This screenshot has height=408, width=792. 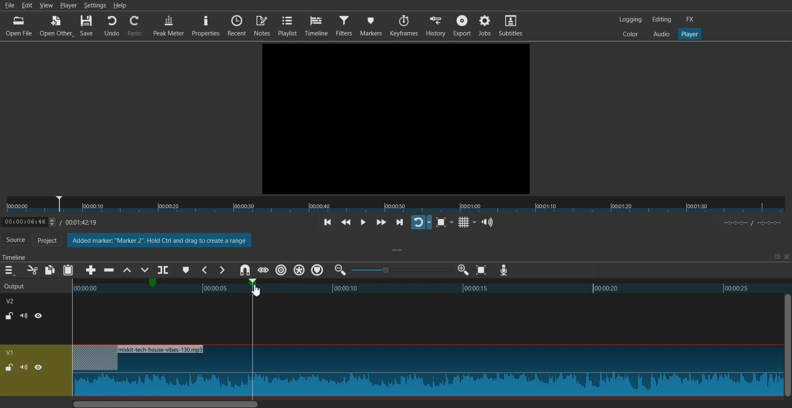 I want to click on Timeline preview, so click(x=425, y=287).